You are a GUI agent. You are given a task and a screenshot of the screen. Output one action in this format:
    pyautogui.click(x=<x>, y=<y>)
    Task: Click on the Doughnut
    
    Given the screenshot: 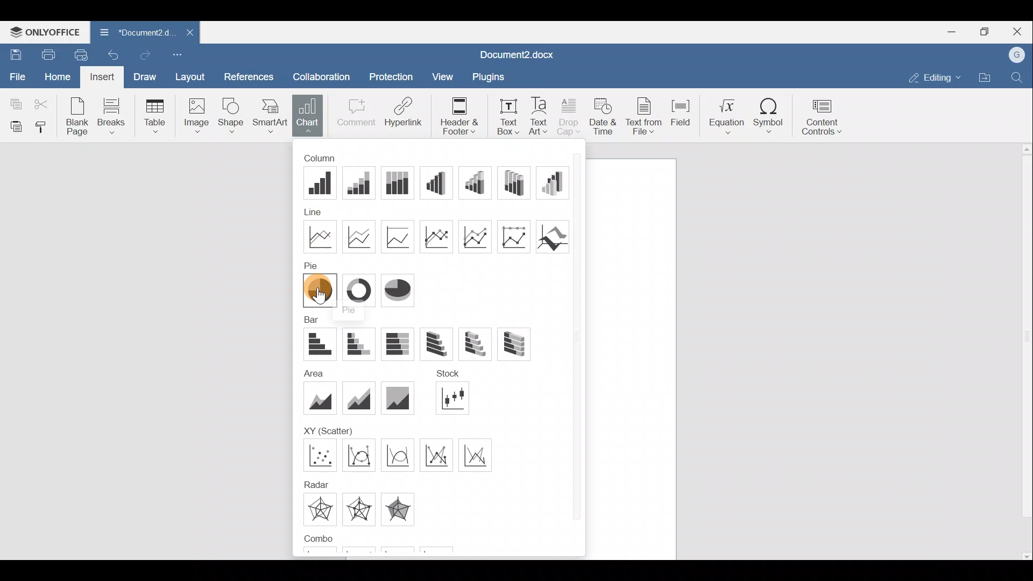 What is the action you would take?
    pyautogui.click(x=357, y=288)
    